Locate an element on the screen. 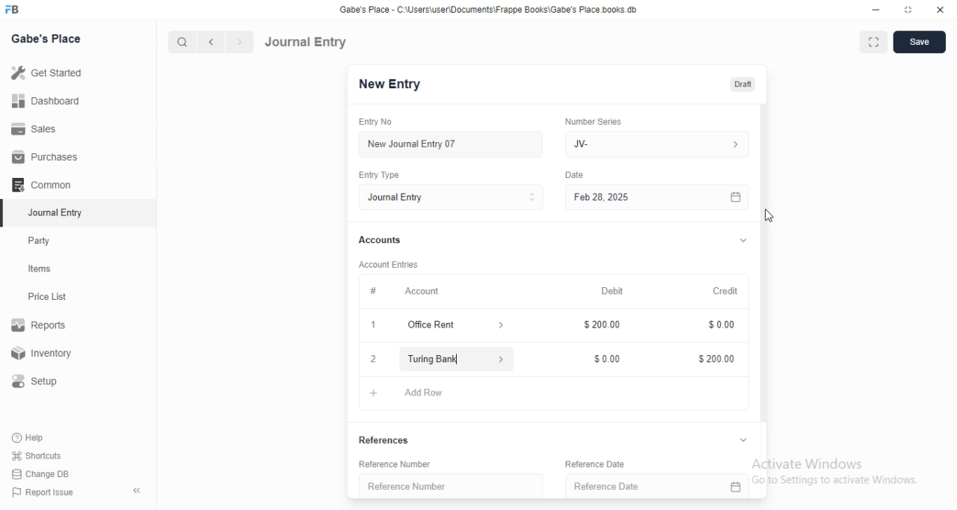 This screenshot has height=510, width=957. Help is located at coordinates (31, 437).